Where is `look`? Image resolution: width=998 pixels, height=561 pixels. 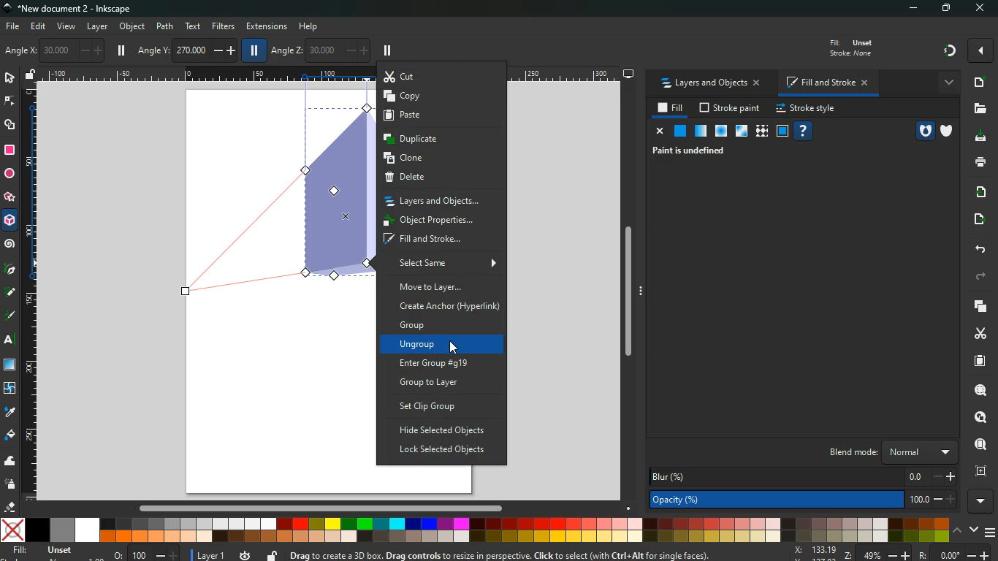 look is located at coordinates (976, 418).